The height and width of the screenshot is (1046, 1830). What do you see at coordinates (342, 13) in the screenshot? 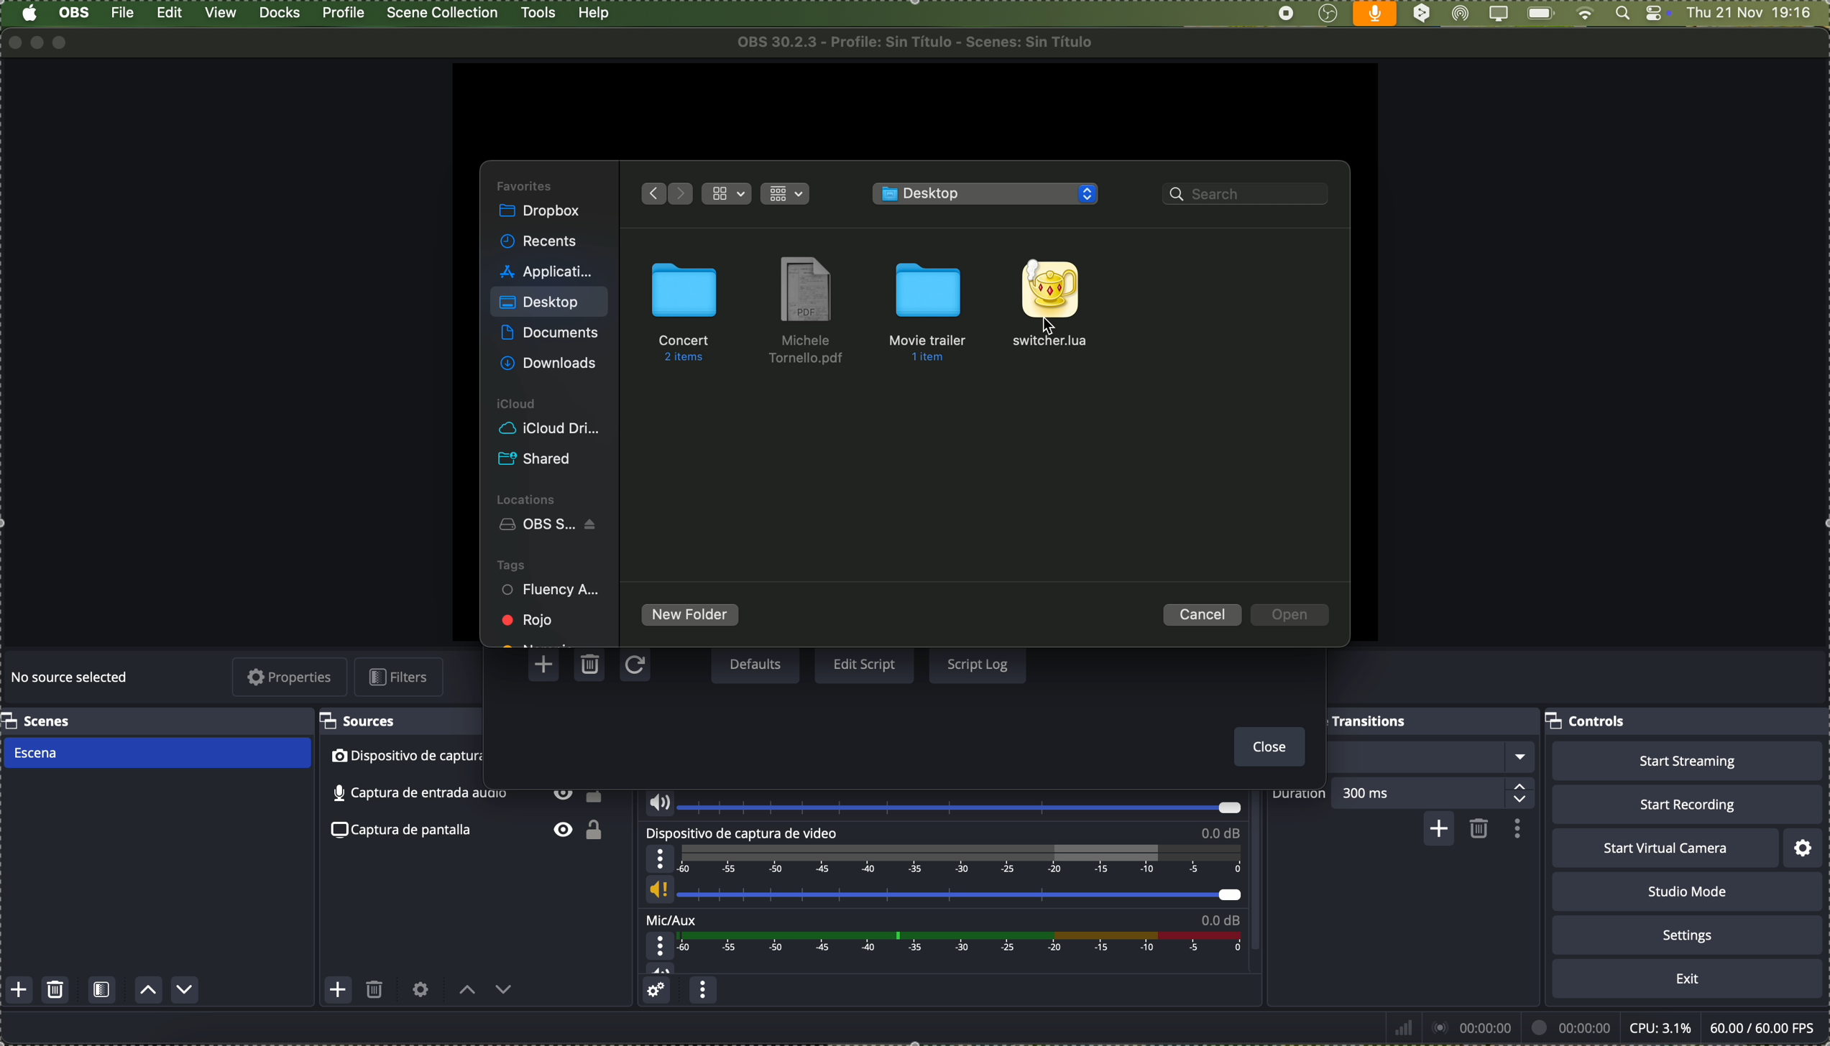
I see `profile` at bounding box center [342, 13].